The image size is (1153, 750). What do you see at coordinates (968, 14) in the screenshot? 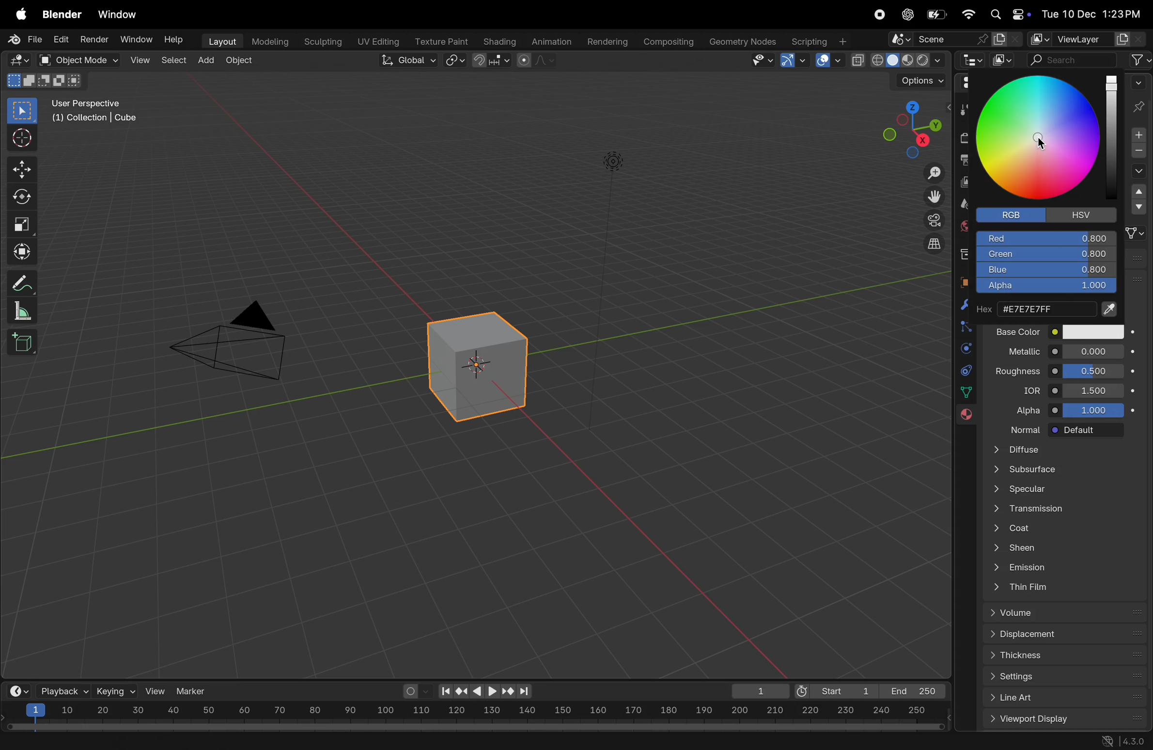
I see `wifi` at bounding box center [968, 14].